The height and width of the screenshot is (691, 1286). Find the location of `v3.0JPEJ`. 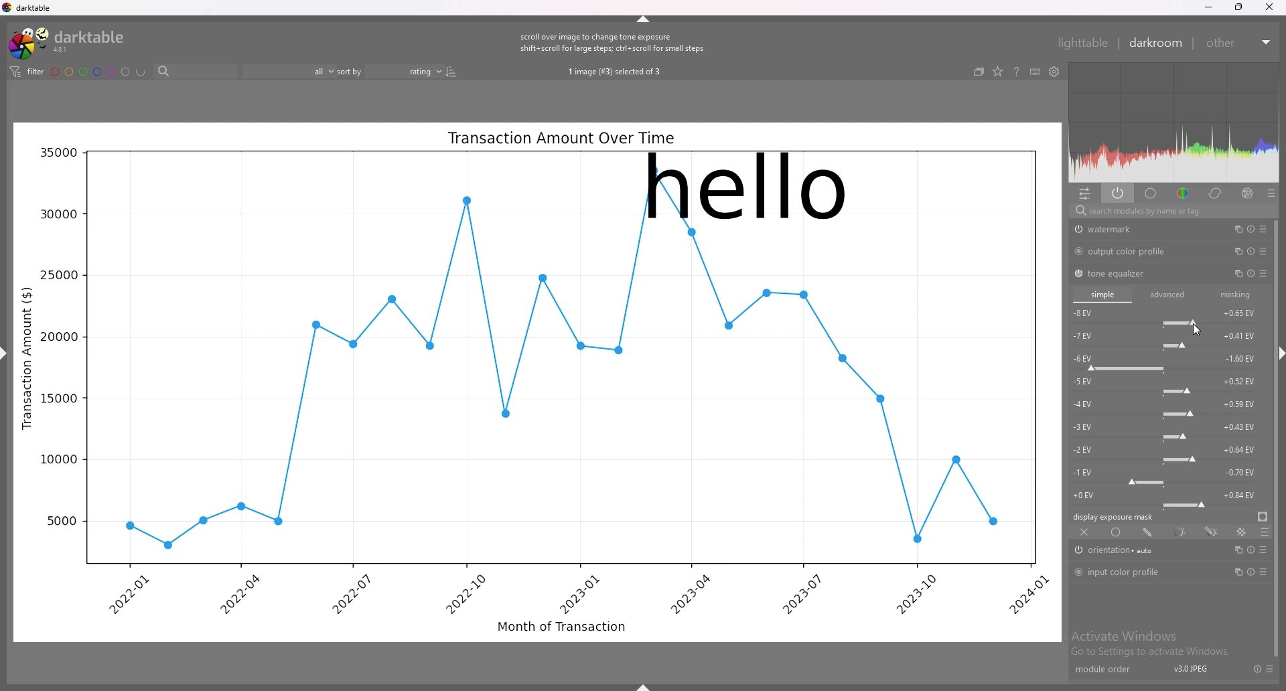

v3.0JPEJ is located at coordinates (1188, 669).